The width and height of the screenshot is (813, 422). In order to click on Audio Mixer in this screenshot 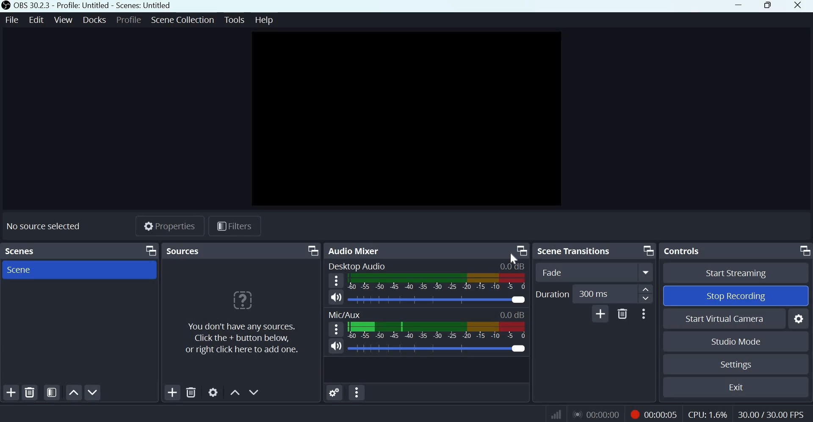, I will do `click(355, 251)`.